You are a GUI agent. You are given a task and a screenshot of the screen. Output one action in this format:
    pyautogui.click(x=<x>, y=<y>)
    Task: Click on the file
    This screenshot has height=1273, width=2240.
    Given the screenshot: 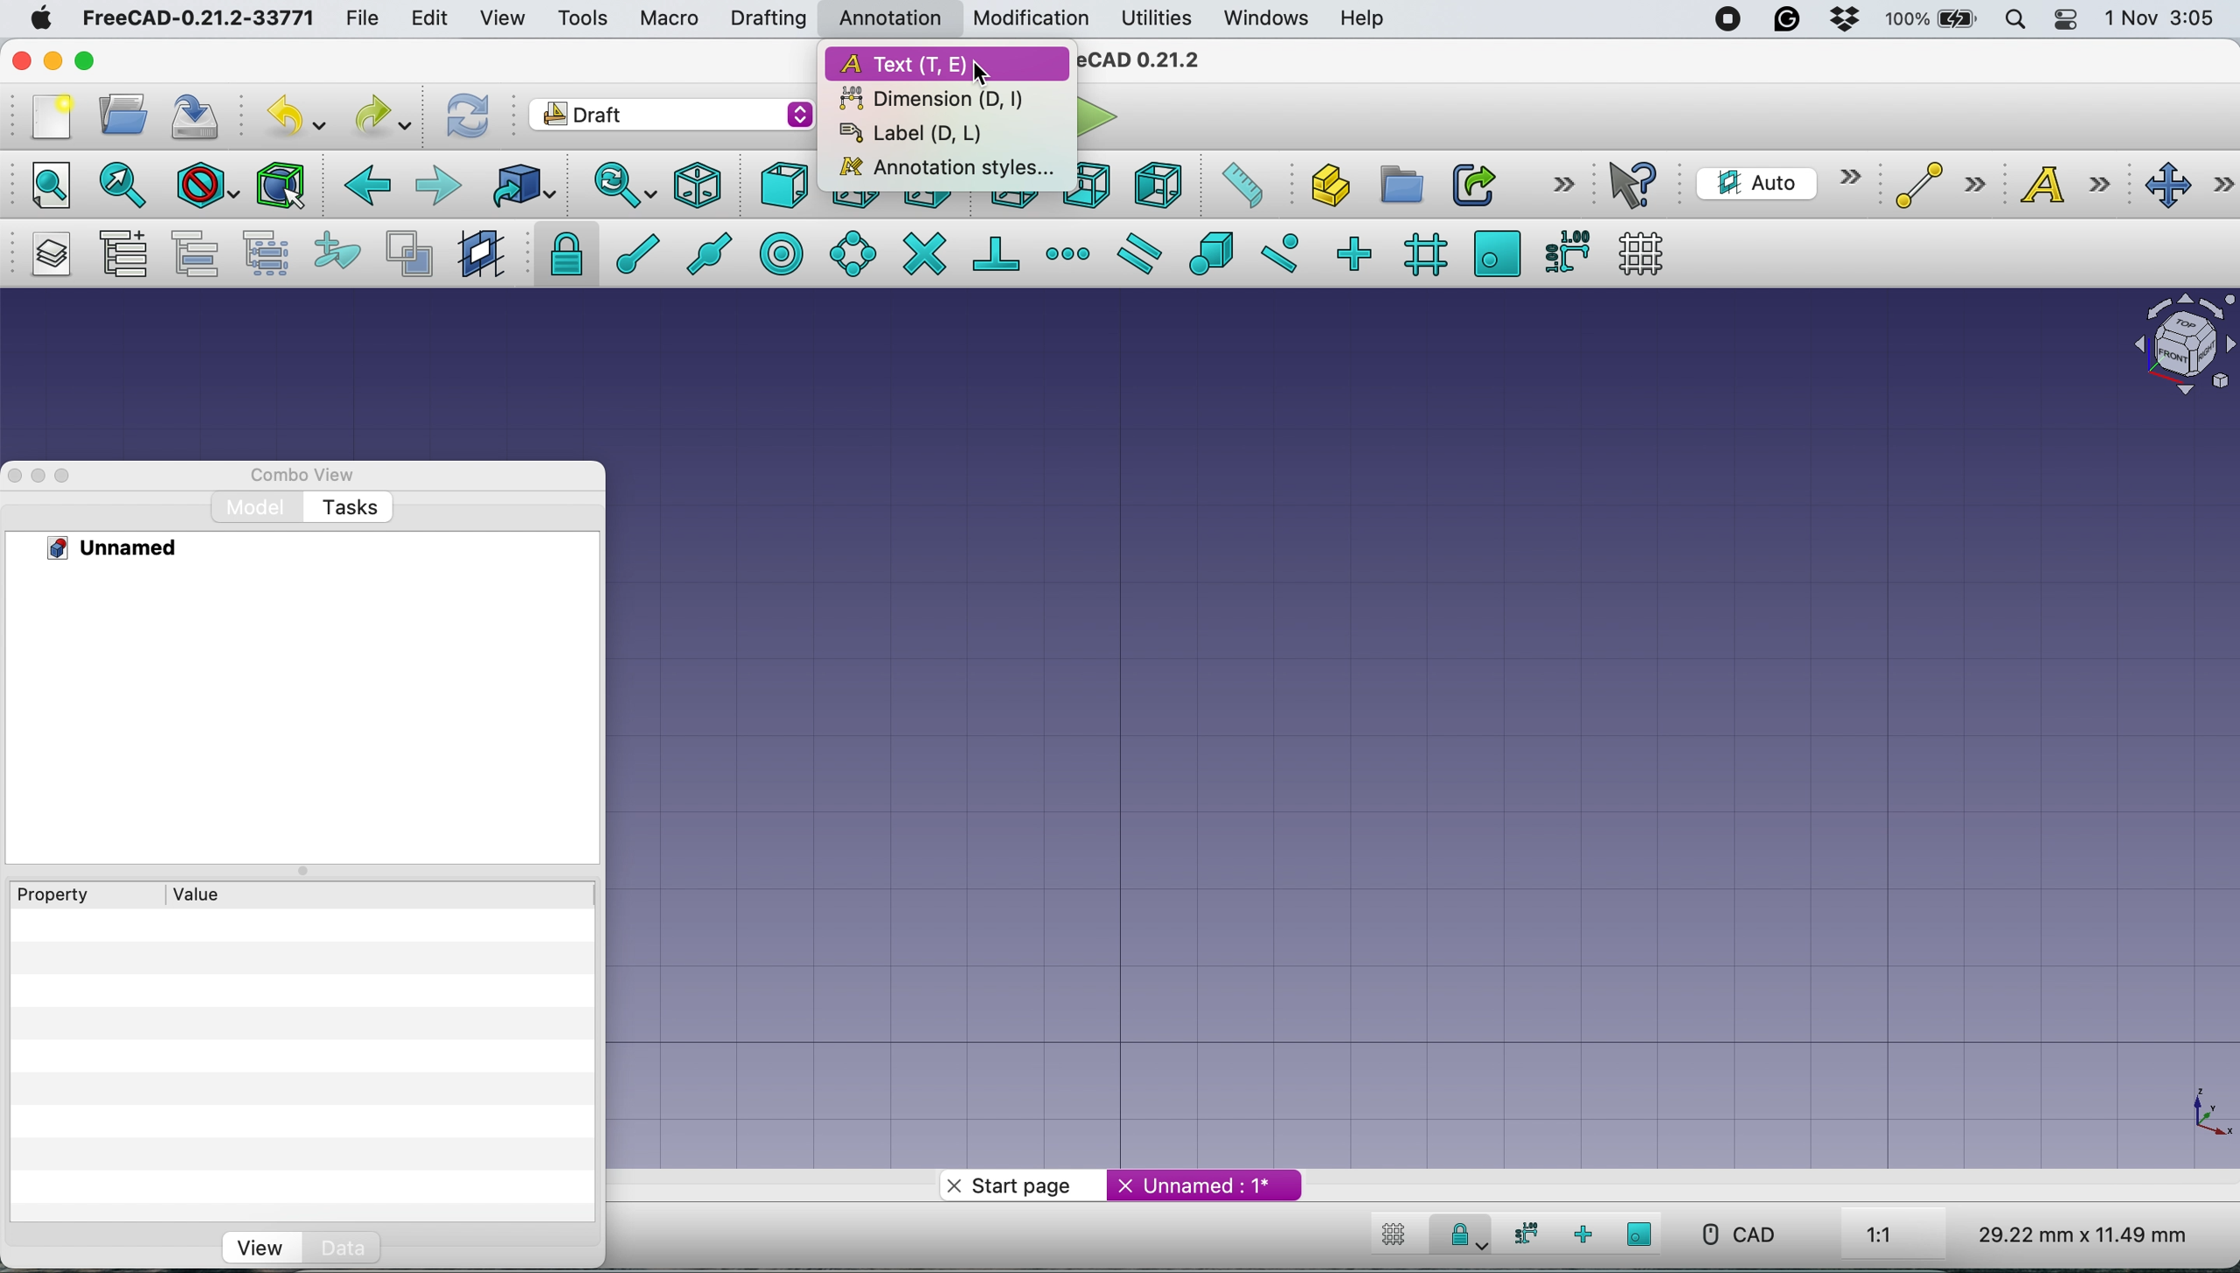 What is the action you would take?
    pyautogui.click(x=363, y=20)
    